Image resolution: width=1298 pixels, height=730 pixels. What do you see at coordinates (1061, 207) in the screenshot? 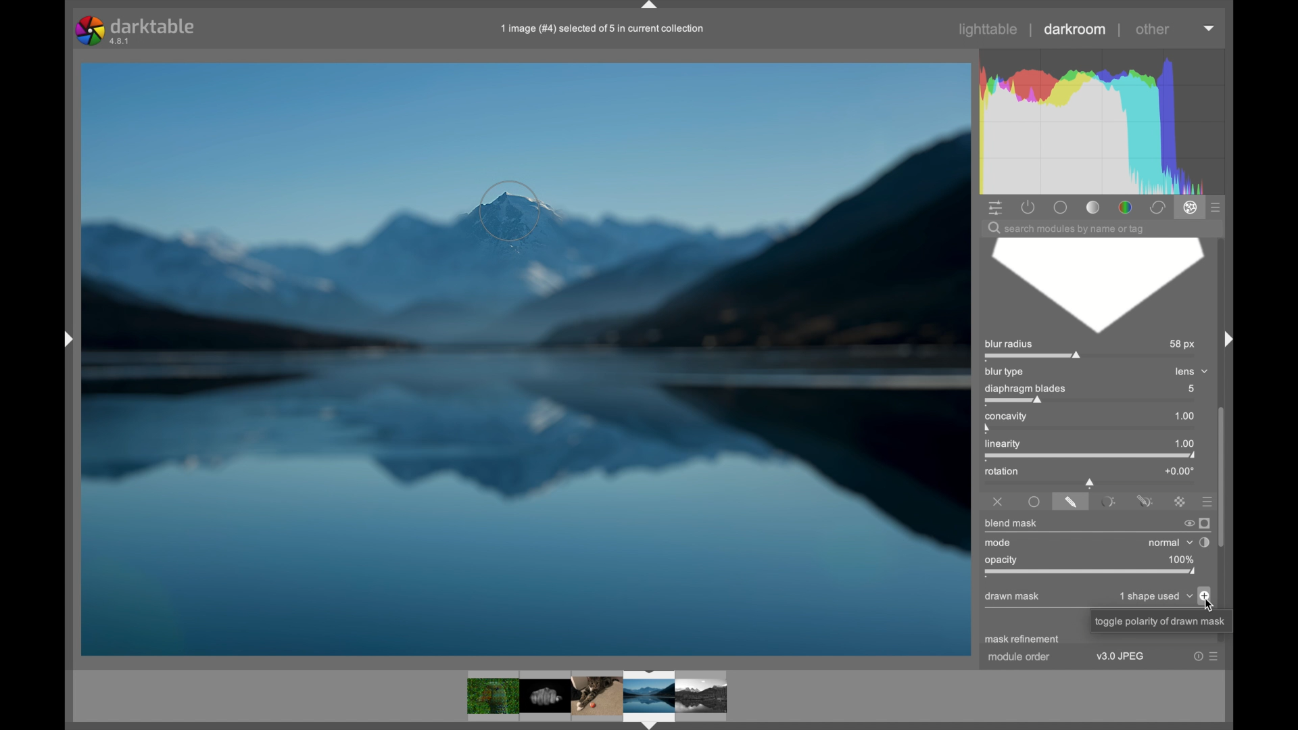
I see `base` at bounding box center [1061, 207].